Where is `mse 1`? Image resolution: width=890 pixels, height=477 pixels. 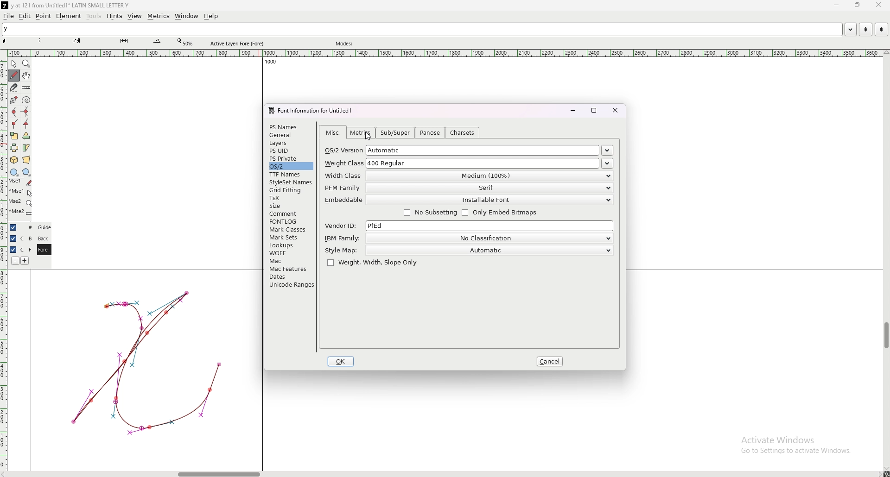 mse 1 is located at coordinates (20, 192).